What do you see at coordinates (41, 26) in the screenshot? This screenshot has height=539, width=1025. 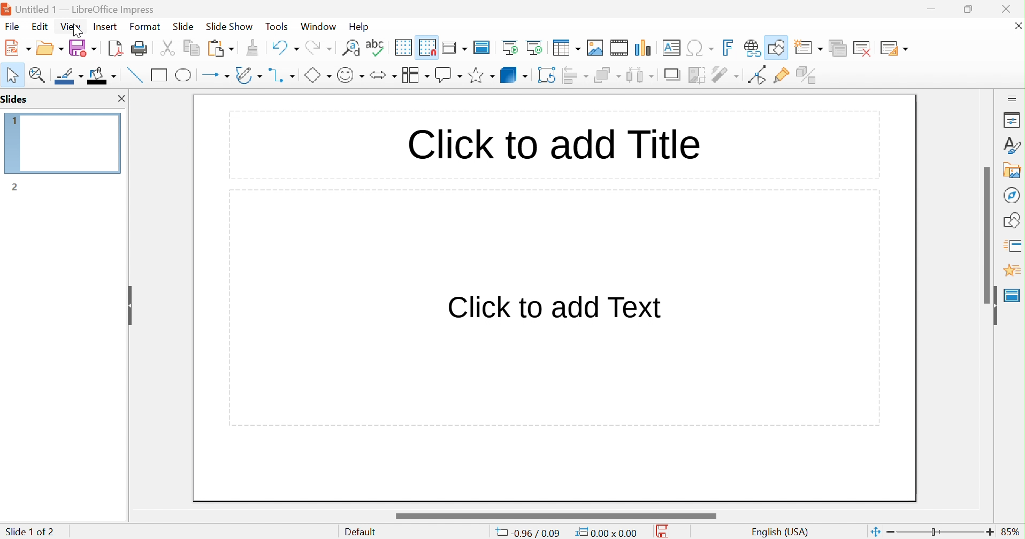 I see `edit` at bounding box center [41, 26].